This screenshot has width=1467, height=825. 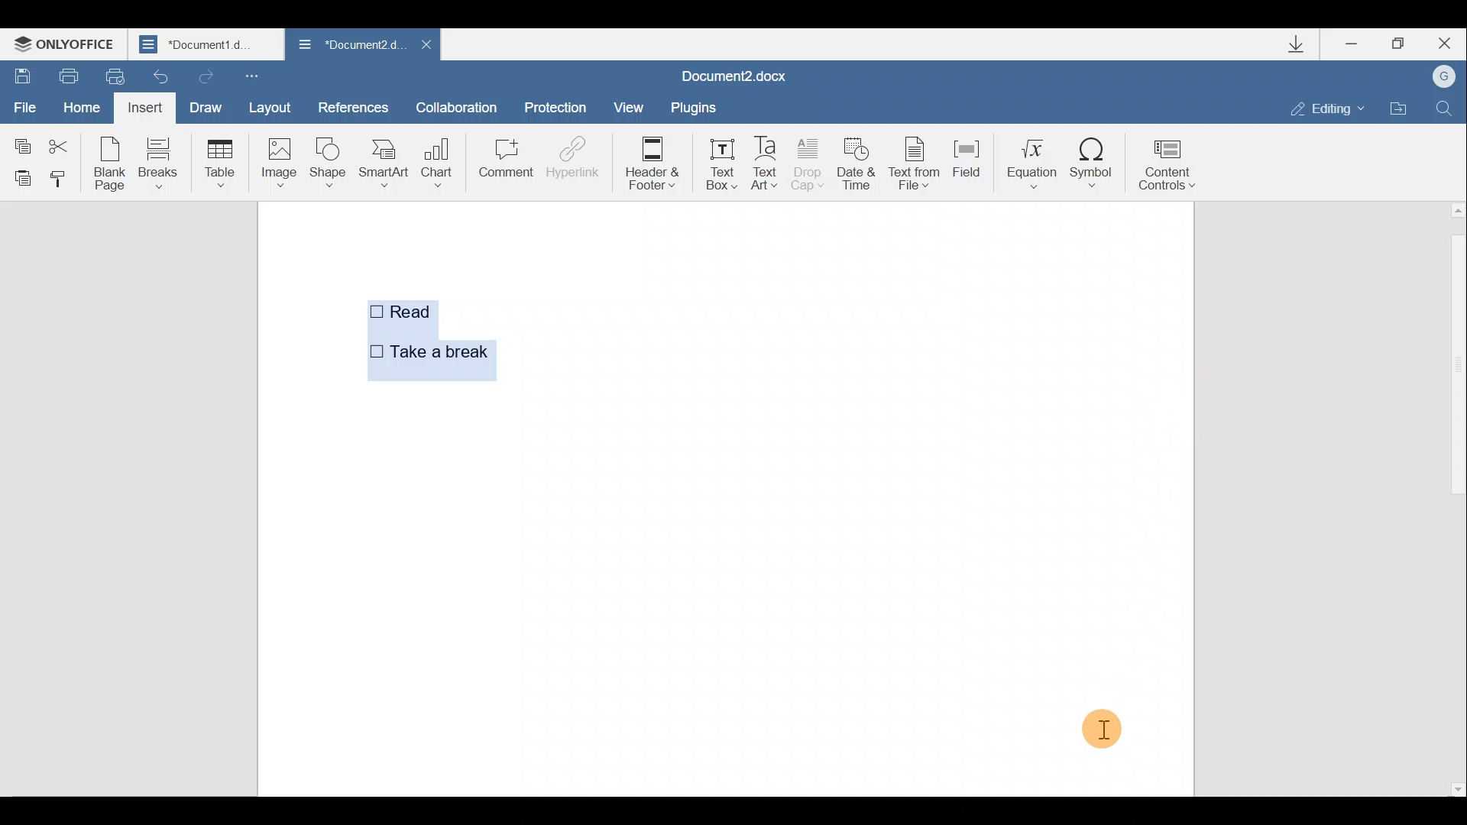 What do you see at coordinates (840, 497) in the screenshot?
I see `Working area` at bounding box center [840, 497].